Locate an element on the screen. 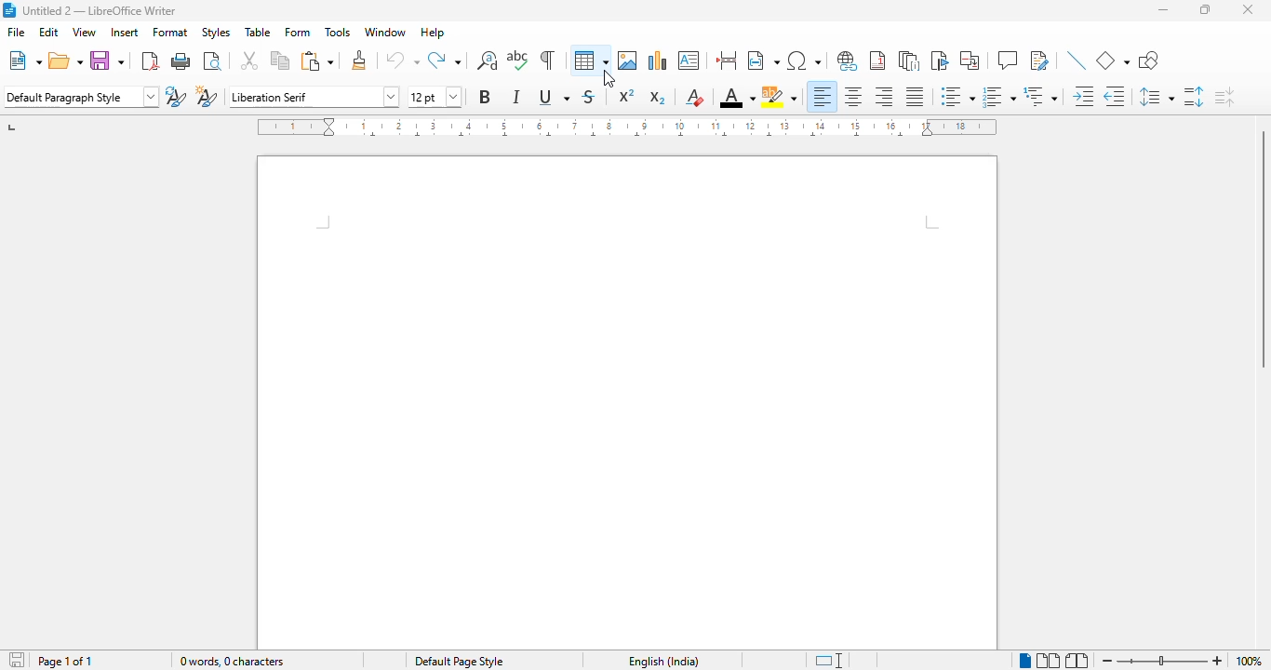 This screenshot has height=670, width=1271. maximize is located at coordinates (1207, 9).